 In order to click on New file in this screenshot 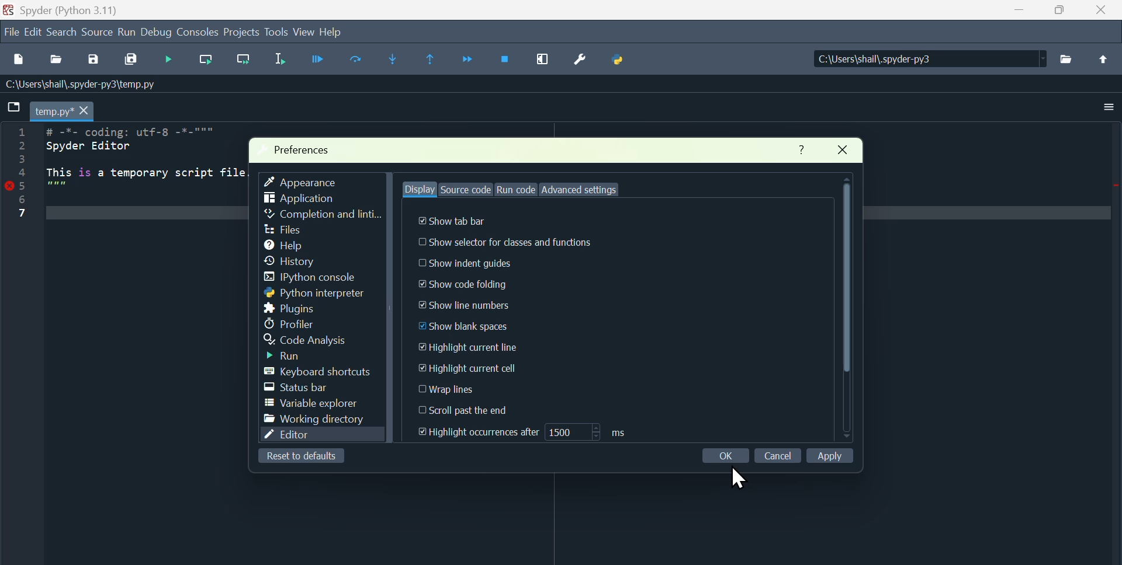, I will do `click(15, 58)`.